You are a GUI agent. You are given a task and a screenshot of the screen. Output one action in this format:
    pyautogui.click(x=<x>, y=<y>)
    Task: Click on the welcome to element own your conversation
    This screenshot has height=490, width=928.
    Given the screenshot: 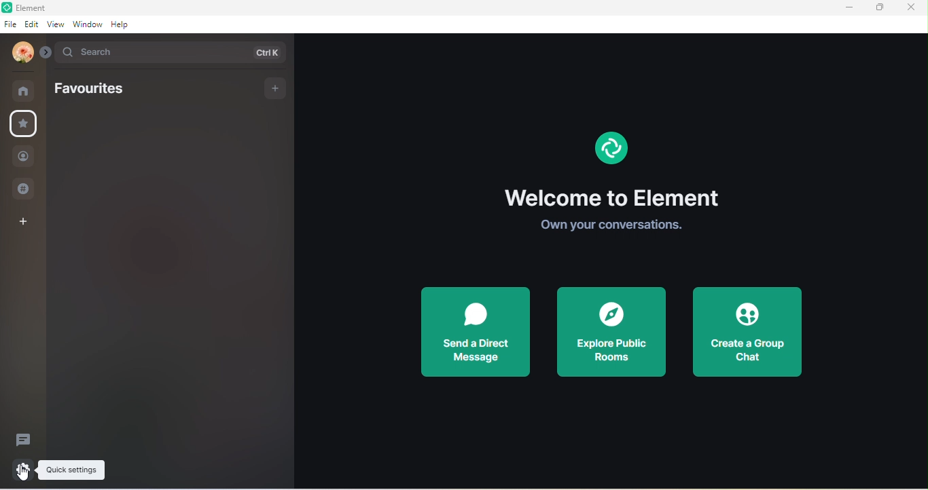 What is the action you would take?
    pyautogui.click(x=618, y=208)
    